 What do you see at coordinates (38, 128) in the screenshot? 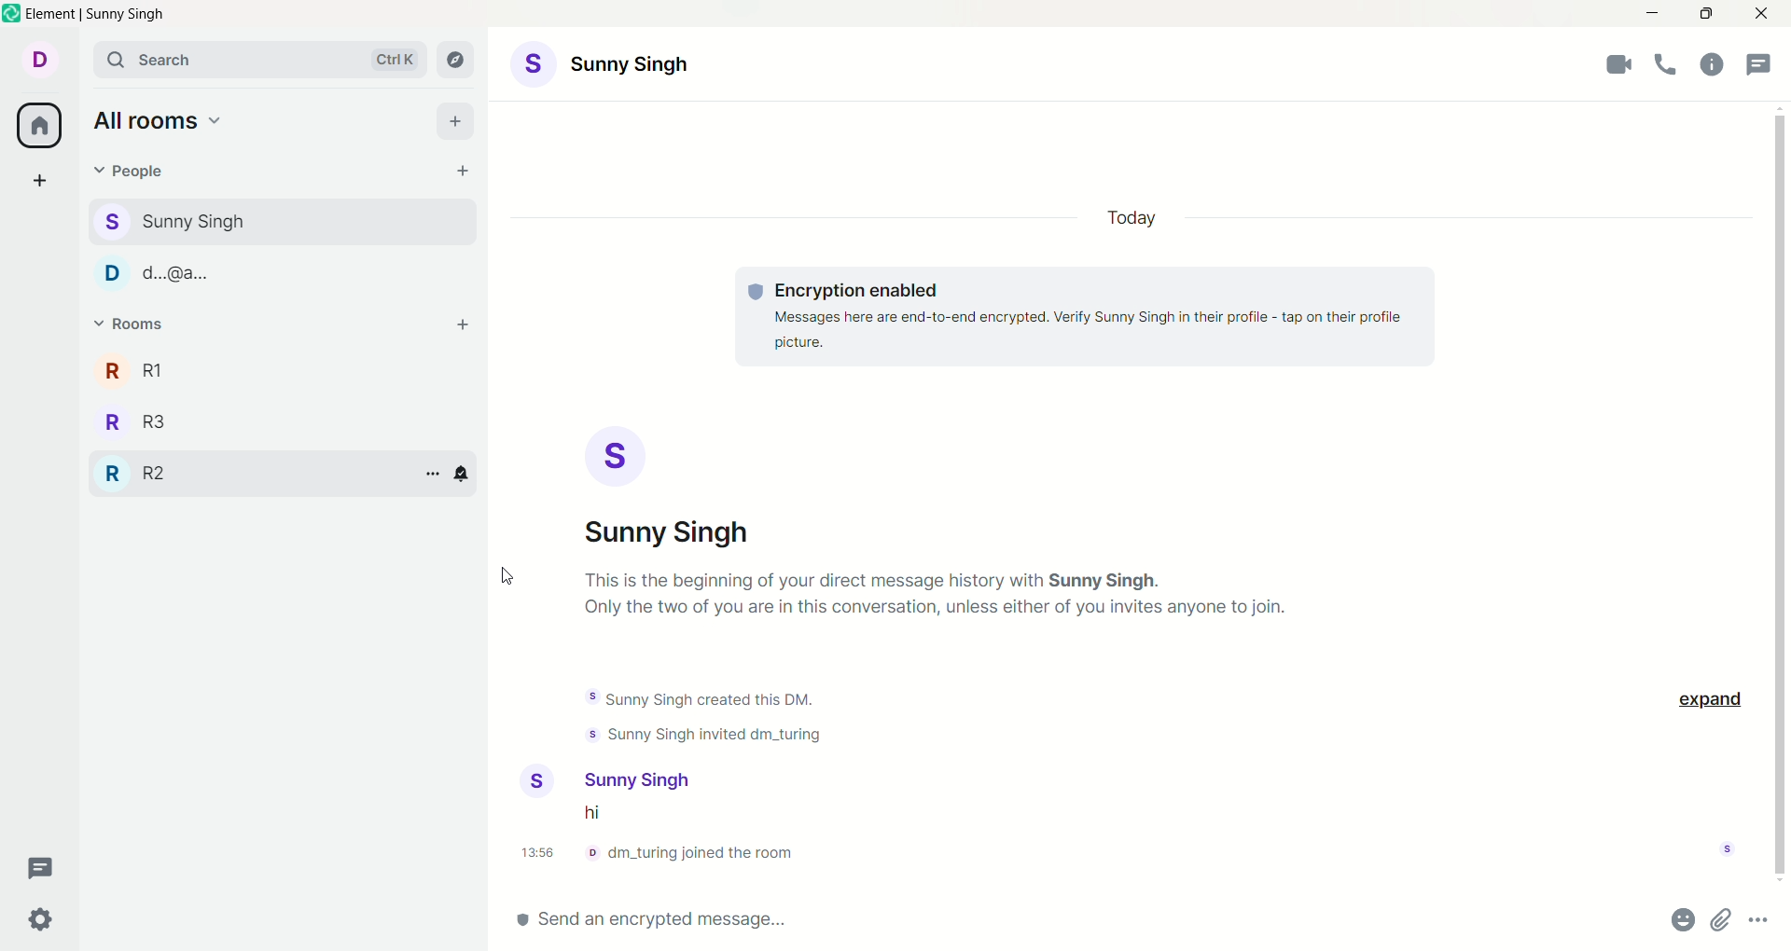
I see `all rooms` at bounding box center [38, 128].